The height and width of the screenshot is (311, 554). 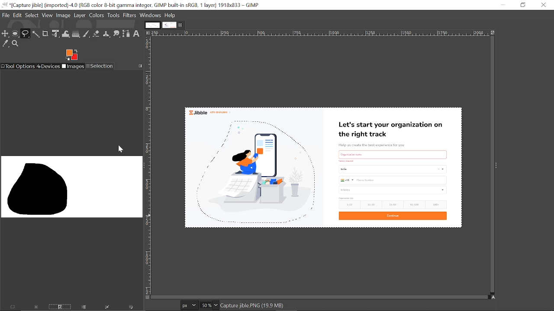 What do you see at coordinates (151, 15) in the screenshot?
I see `Windows` at bounding box center [151, 15].